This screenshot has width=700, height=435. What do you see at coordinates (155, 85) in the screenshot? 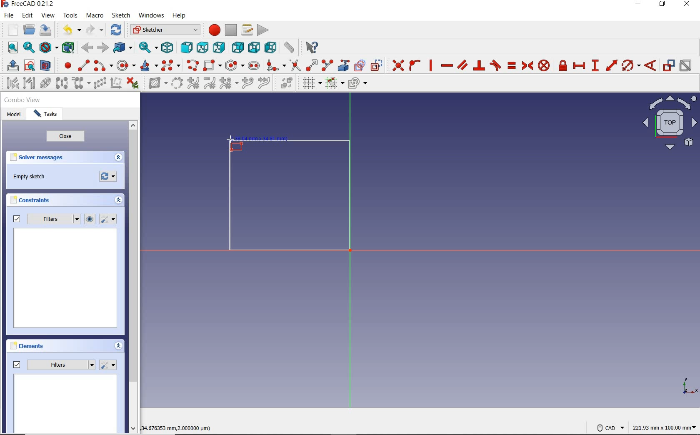
I see `show/hide b-splineinformation layer` at bounding box center [155, 85].